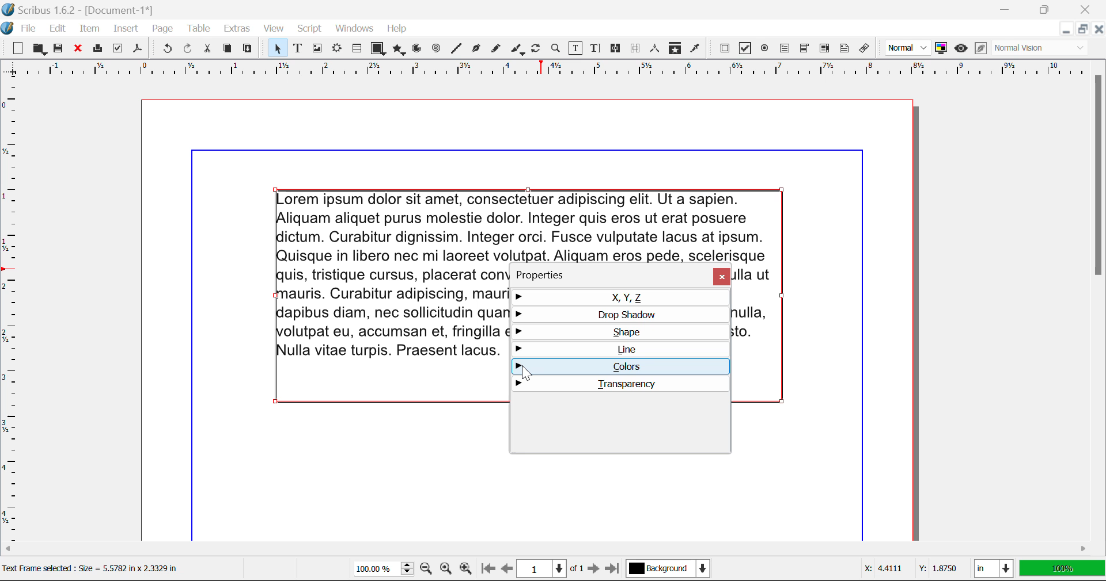 The height and width of the screenshot is (581, 1106). What do you see at coordinates (162, 29) in the screenshot?
I see `Page` at bounding box center [162, 29].